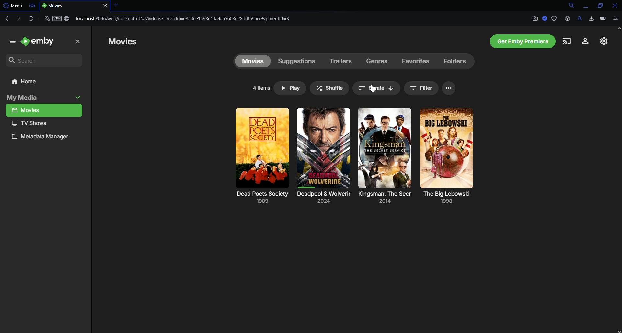 Image resolution: width=622 pixels, height=333 pixels. Describe the element at coordinates (373, 88) in the screenshot. I see `cursor` at that location.